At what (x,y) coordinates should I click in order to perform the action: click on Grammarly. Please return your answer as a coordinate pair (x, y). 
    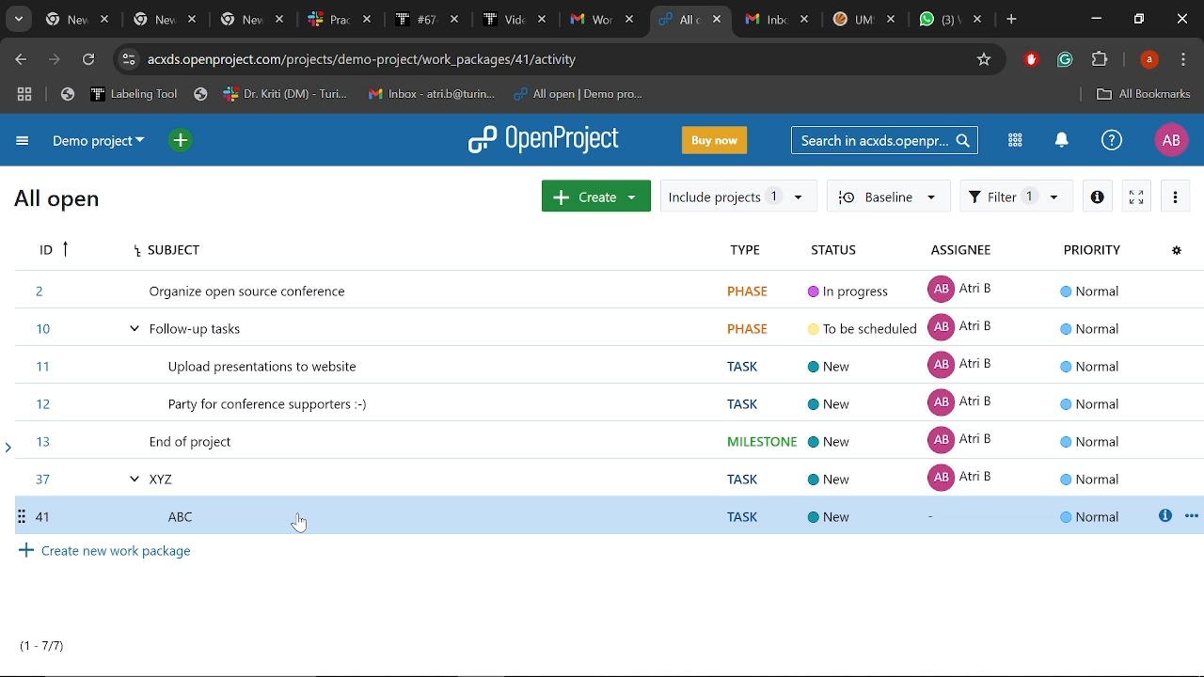
    Looking at the image, I should click on (1065, 61).